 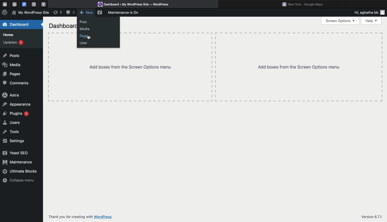 I want to click on Screen options, so click(x=340, y=21).